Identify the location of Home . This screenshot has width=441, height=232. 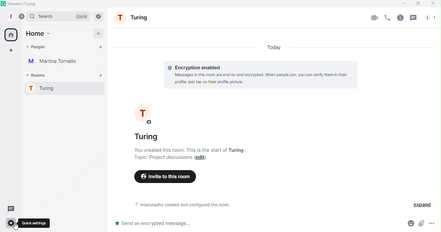
(41, 33).